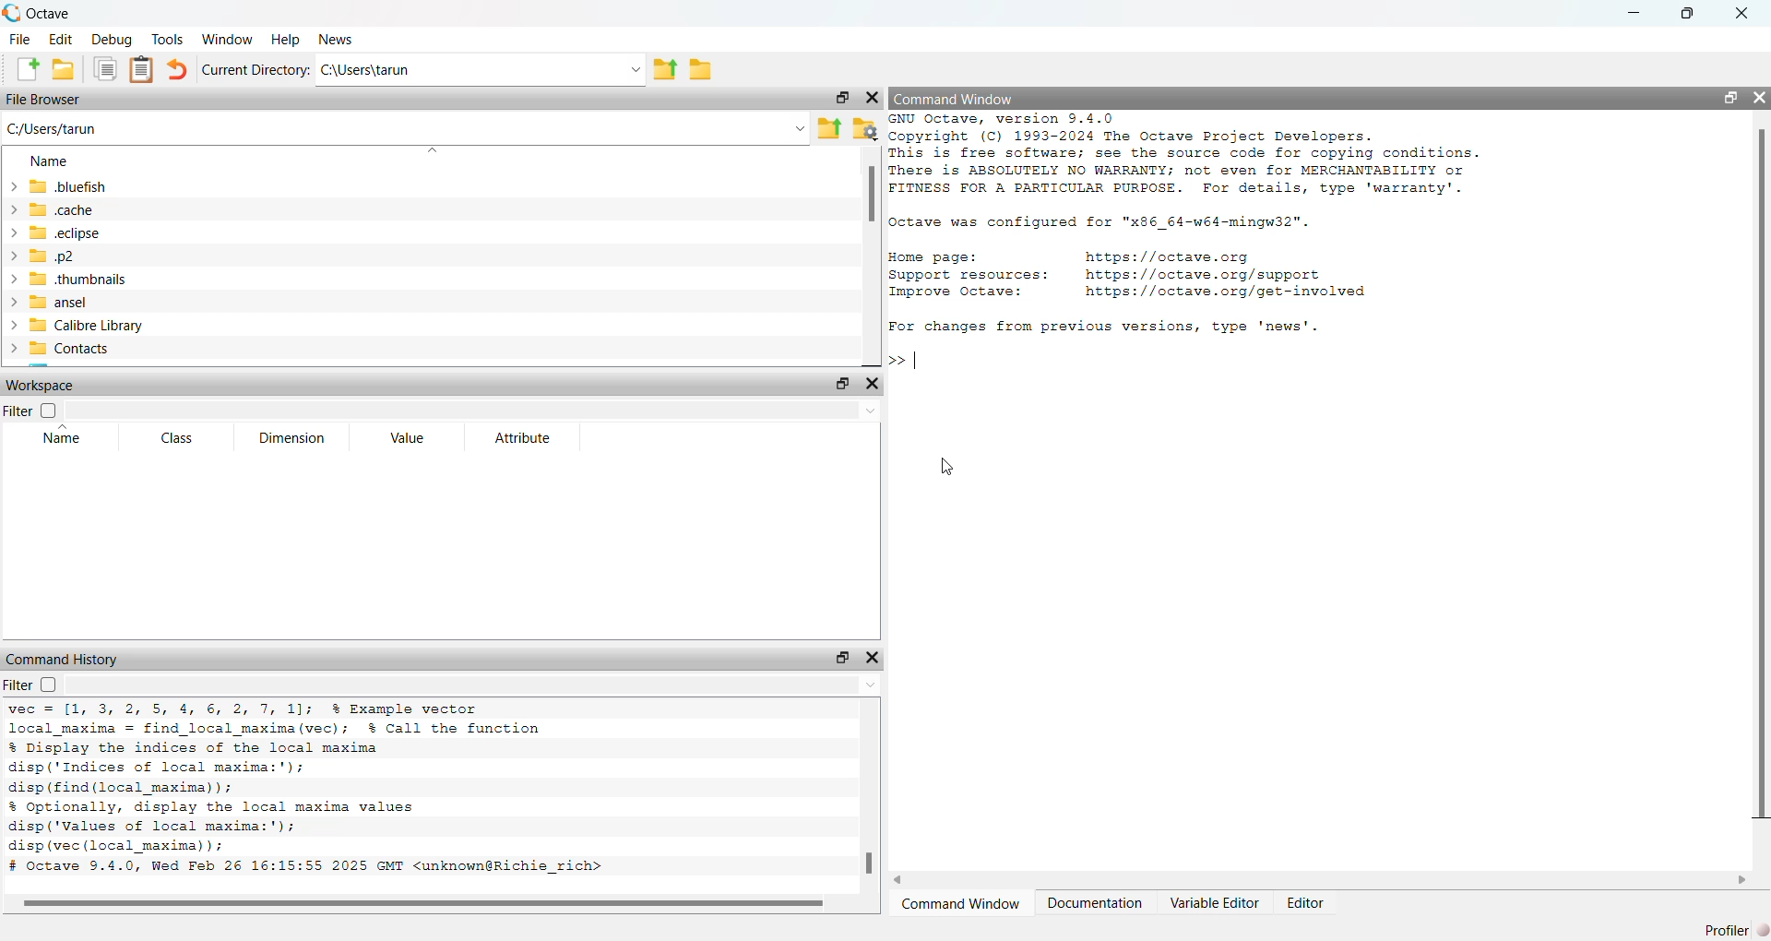 This screenshot has width=1771, height=941. I want to click on Open an existing file in editor, so click(65, 68).